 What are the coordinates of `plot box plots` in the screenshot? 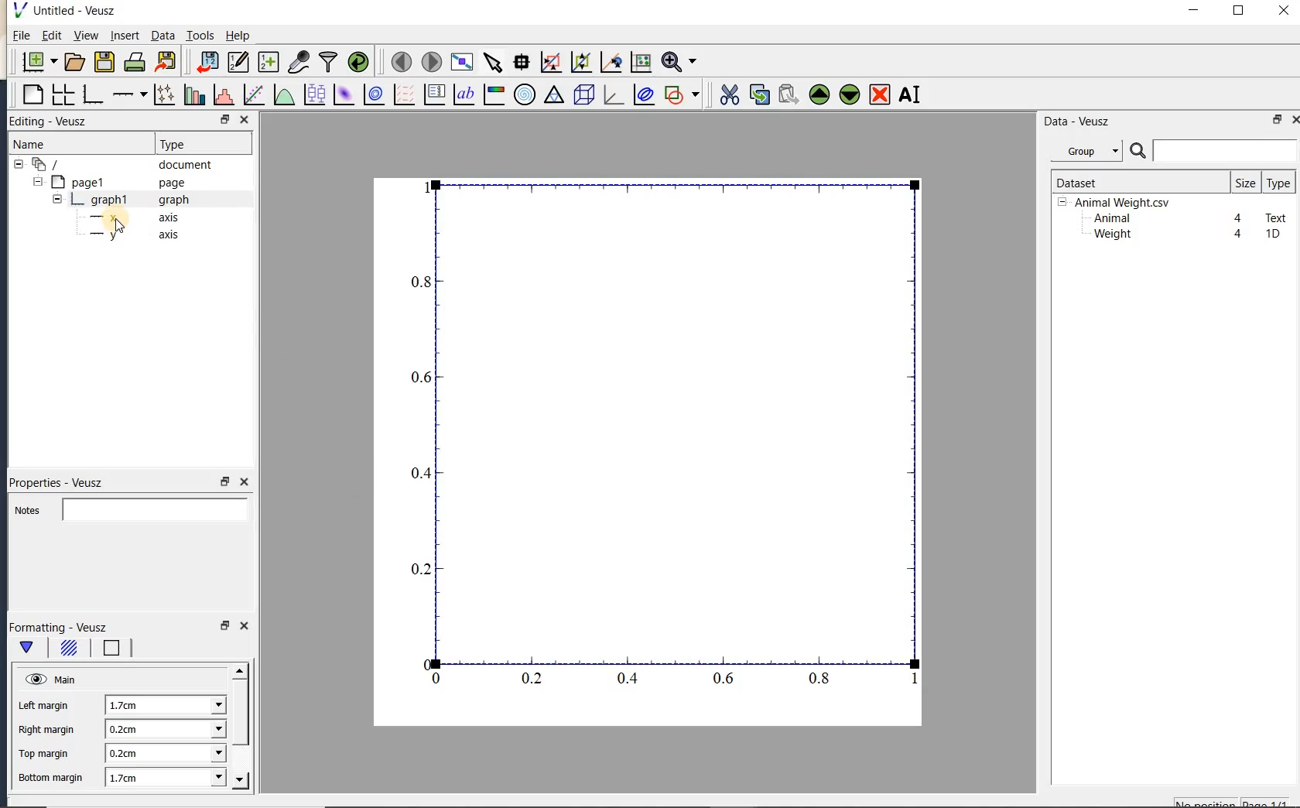 It's located at (312, 95).